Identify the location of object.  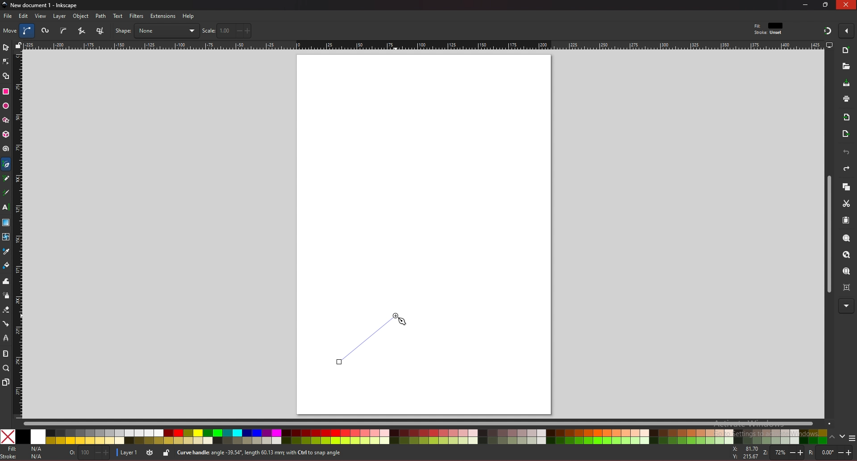
(82, 16).